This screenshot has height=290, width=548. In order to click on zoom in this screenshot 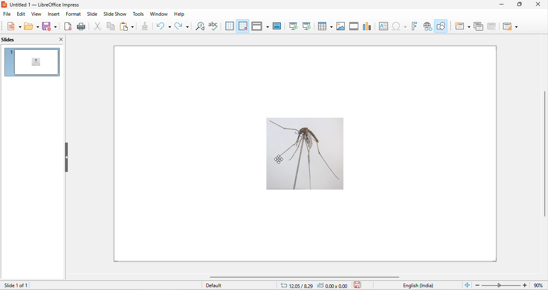, I will do `click(511, 285)`.